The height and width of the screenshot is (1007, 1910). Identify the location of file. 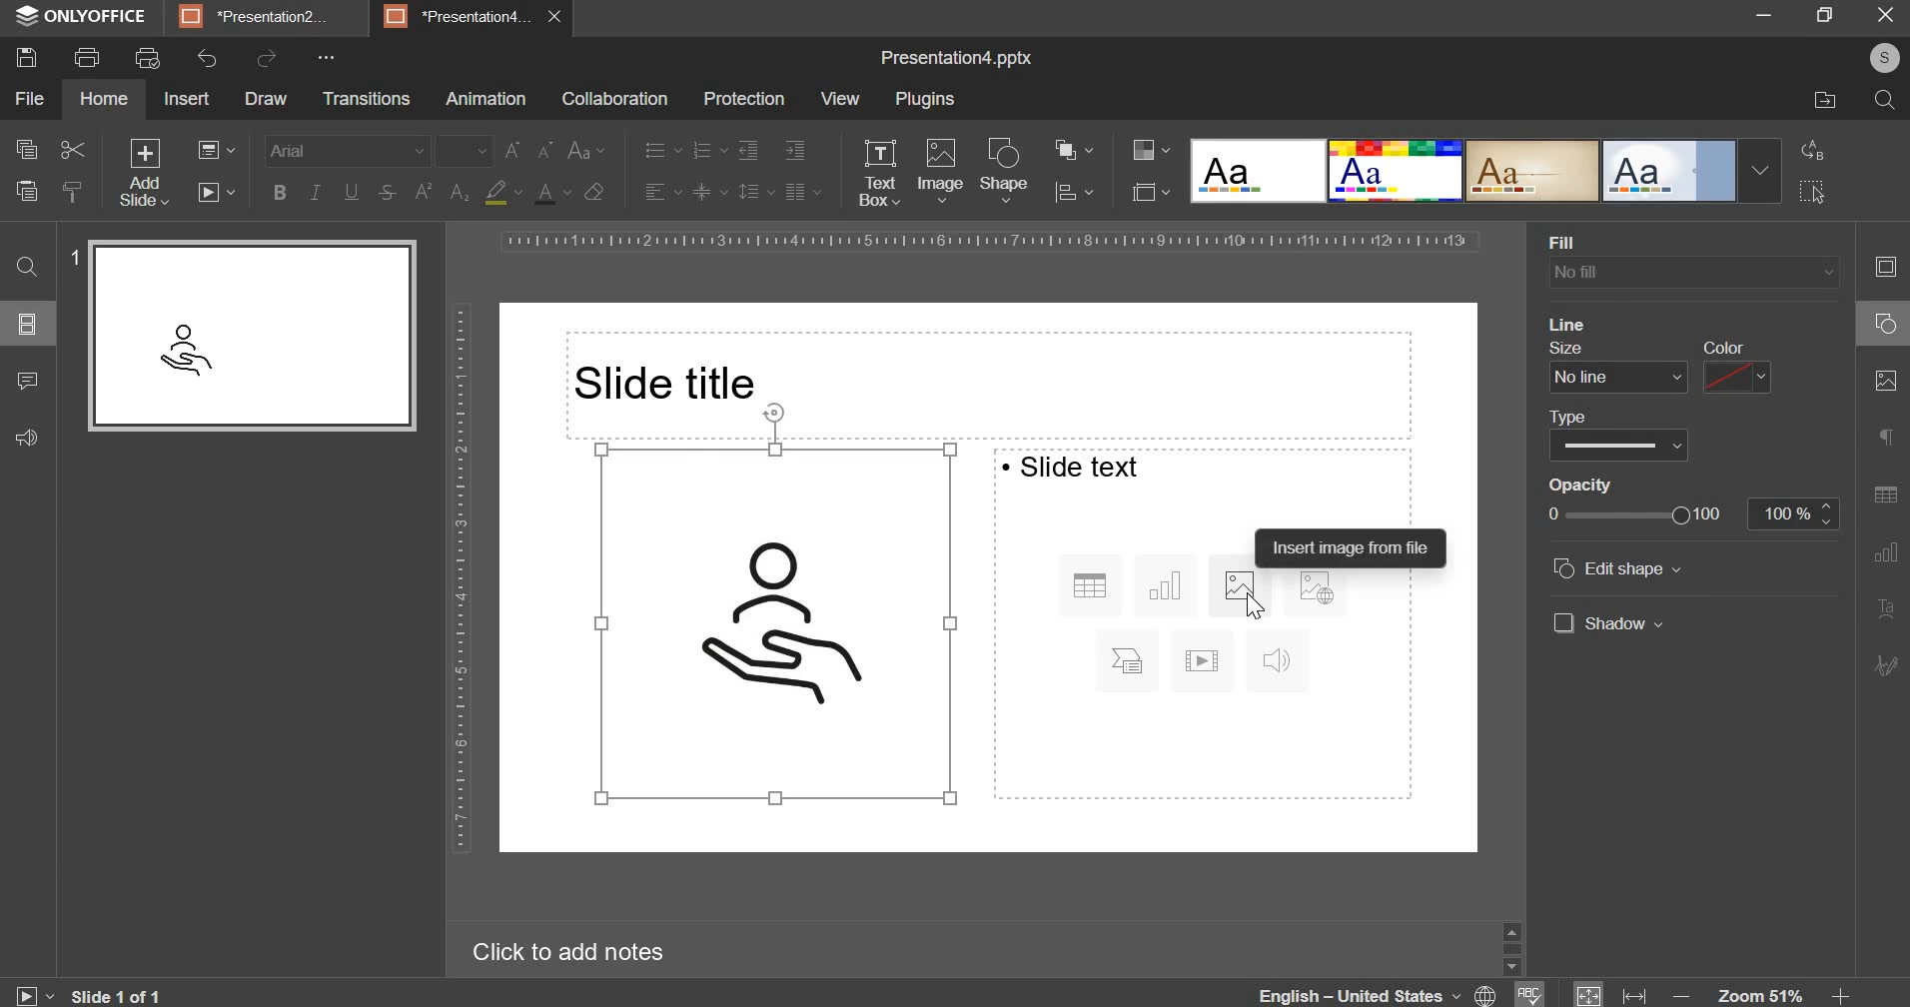
(28, 99).